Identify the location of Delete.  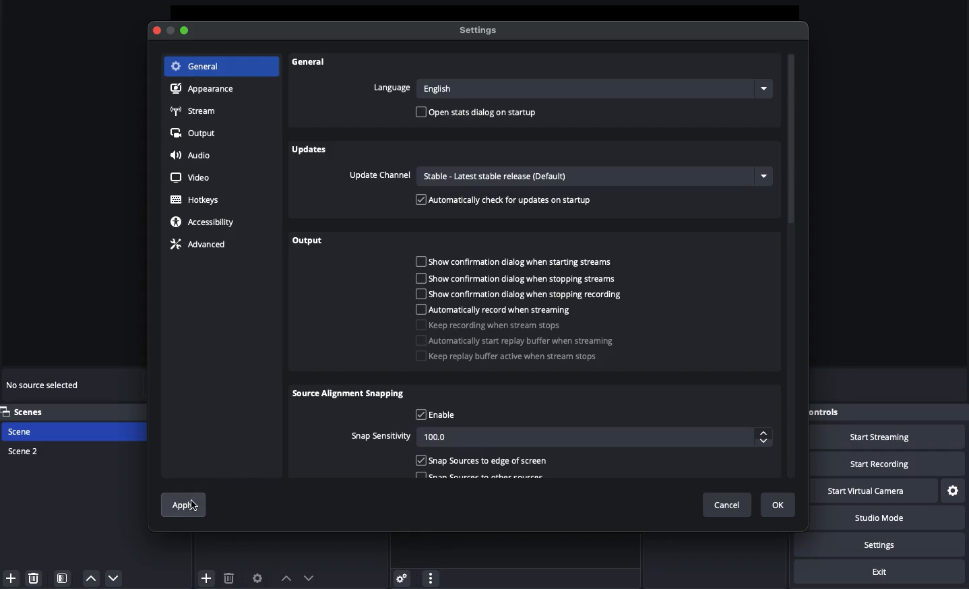
(230, 576).